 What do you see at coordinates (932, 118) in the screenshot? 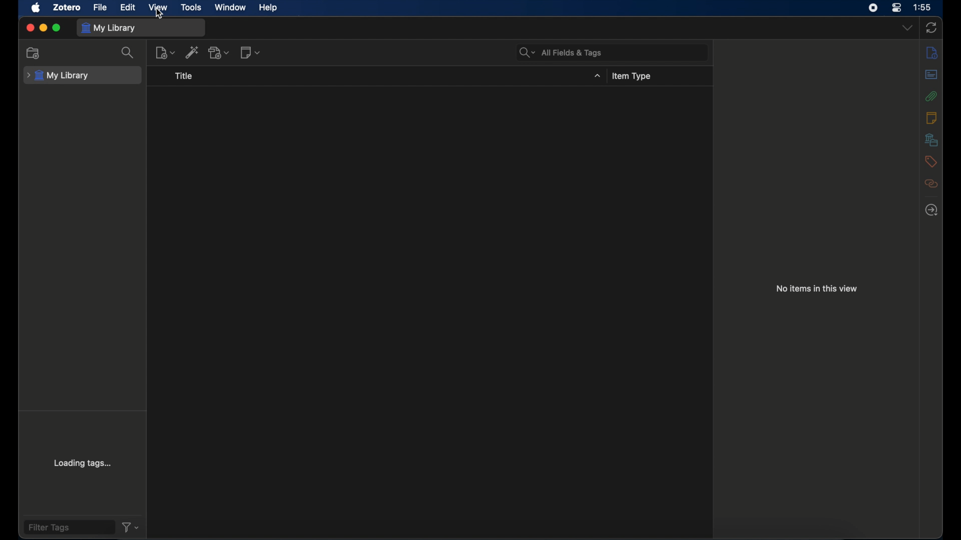
I see `notes` at bounding box center [932, 118].